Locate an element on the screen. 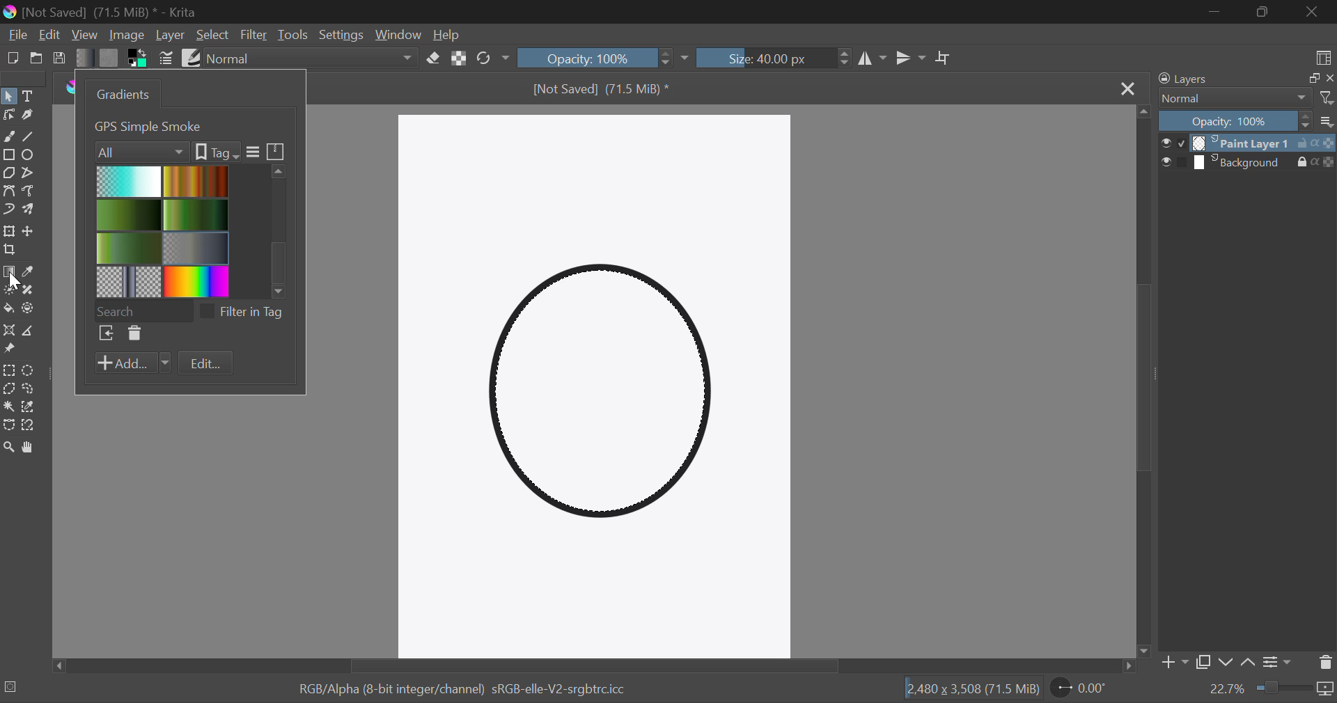  Brush Presets is located at coordinates (194, 59).